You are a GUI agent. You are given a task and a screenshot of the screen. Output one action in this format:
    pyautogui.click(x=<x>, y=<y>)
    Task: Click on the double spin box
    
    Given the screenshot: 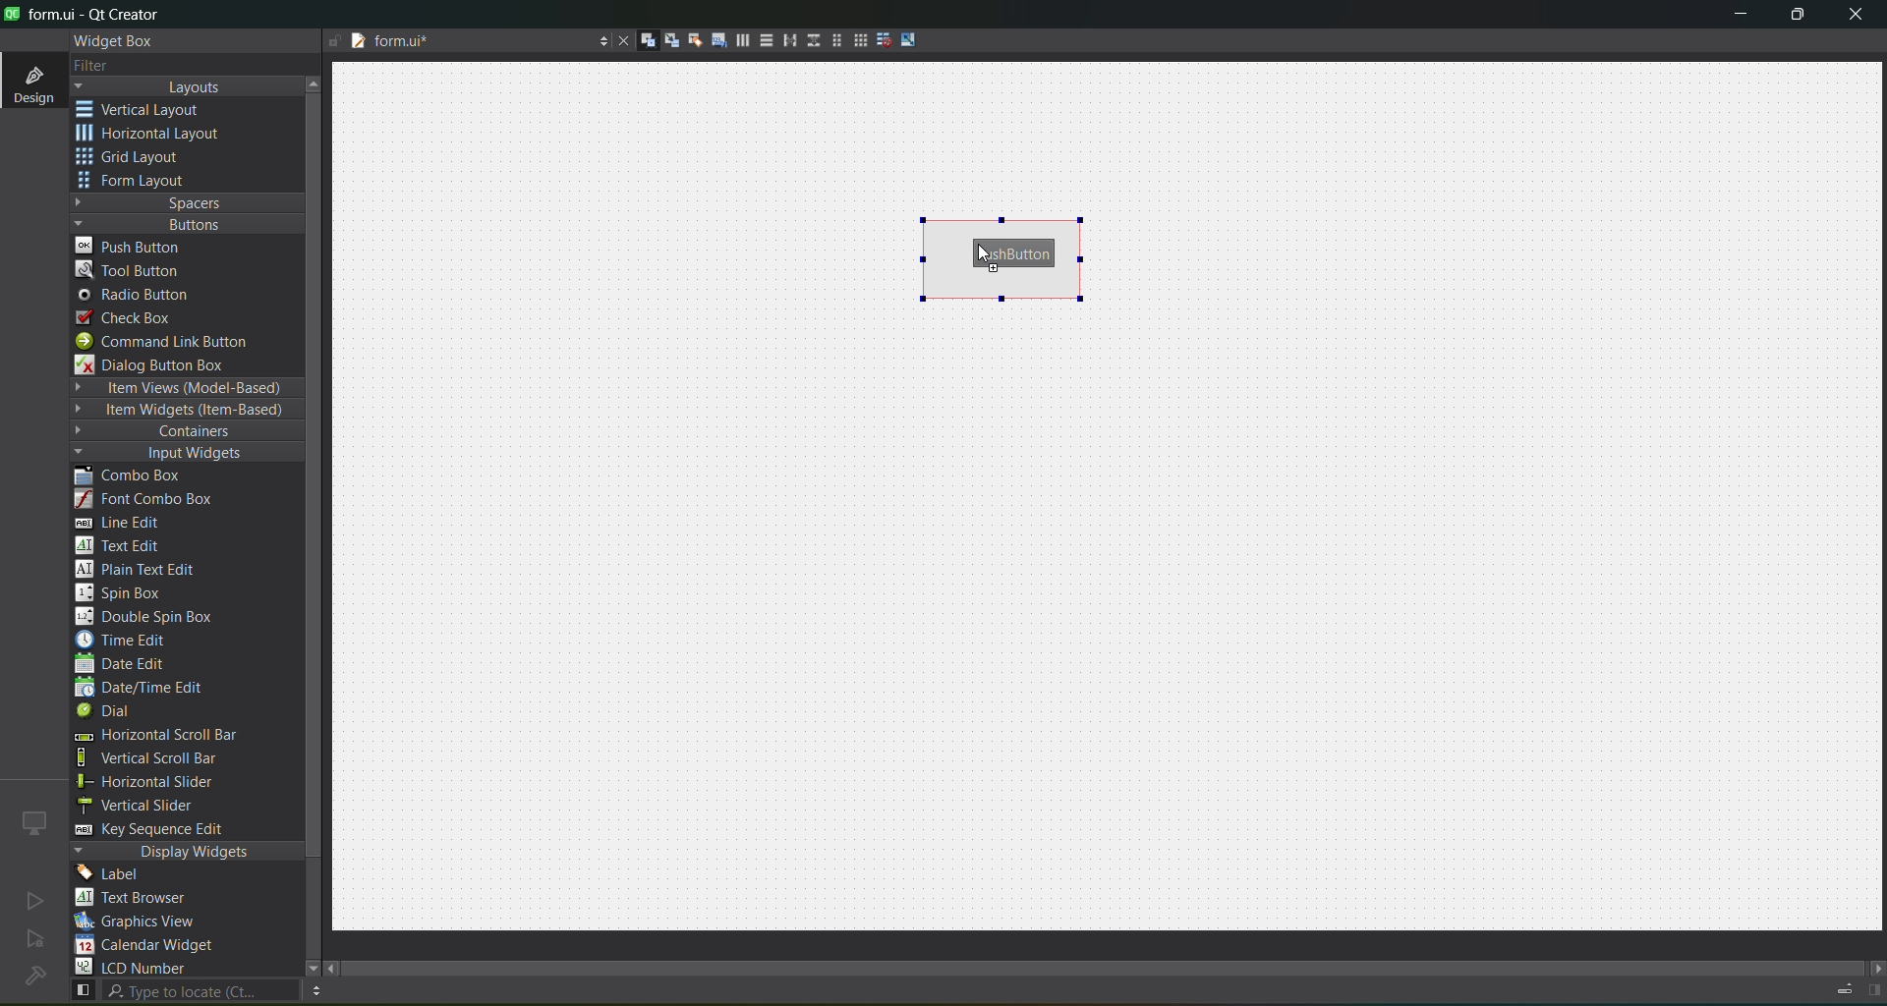 What is the action you would take?
    pyautogui.click(x=158, y=617)
    